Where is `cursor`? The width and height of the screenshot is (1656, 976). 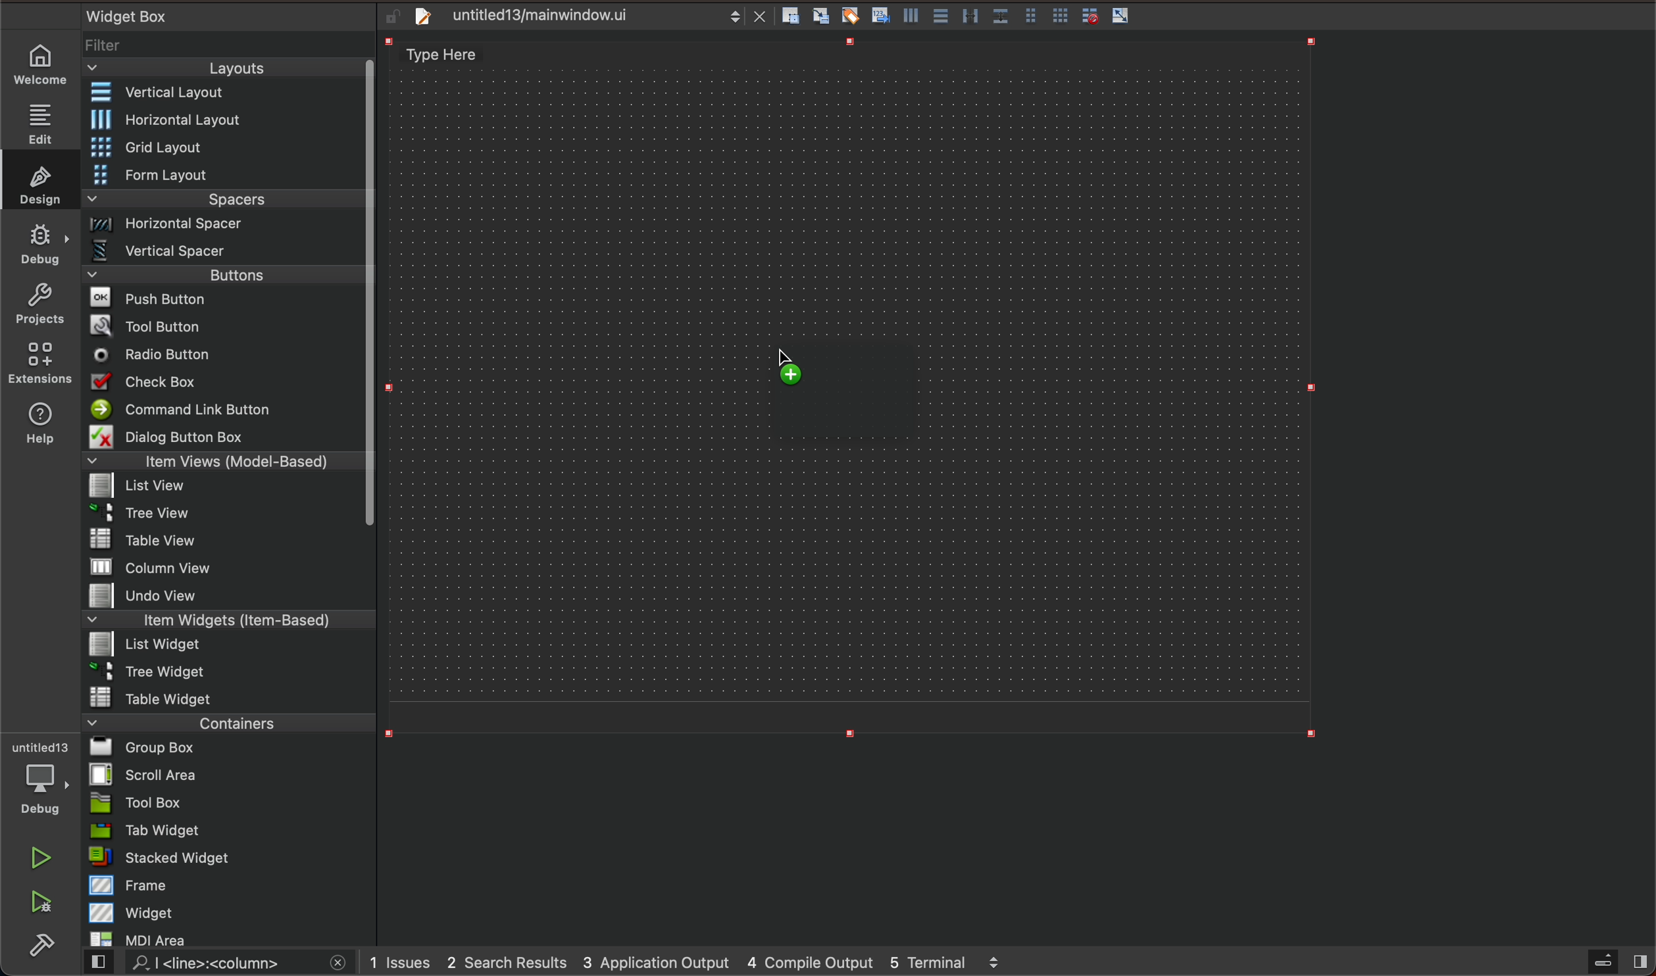 cursor is located at coordinates (798, 359).